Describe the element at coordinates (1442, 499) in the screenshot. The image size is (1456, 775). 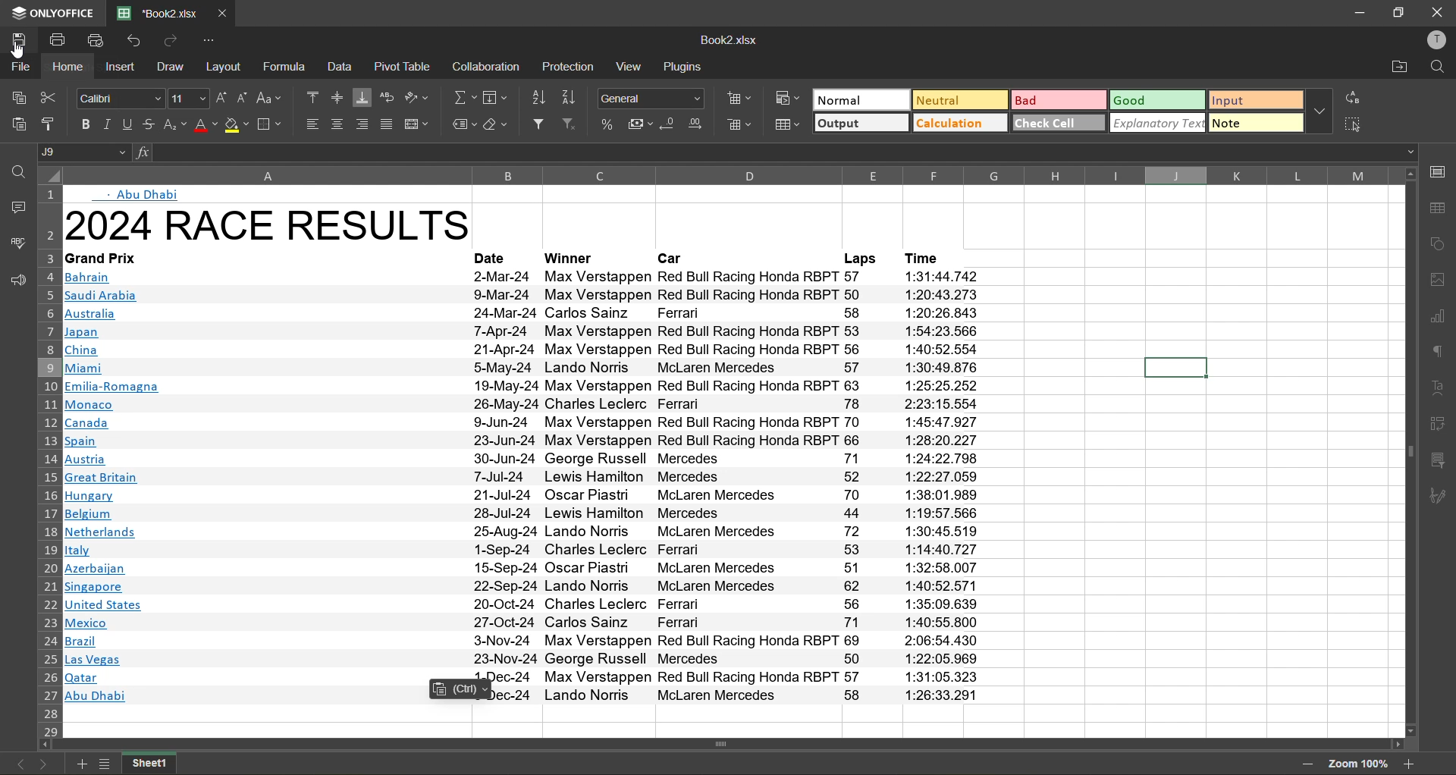
I see `signature` at that location.